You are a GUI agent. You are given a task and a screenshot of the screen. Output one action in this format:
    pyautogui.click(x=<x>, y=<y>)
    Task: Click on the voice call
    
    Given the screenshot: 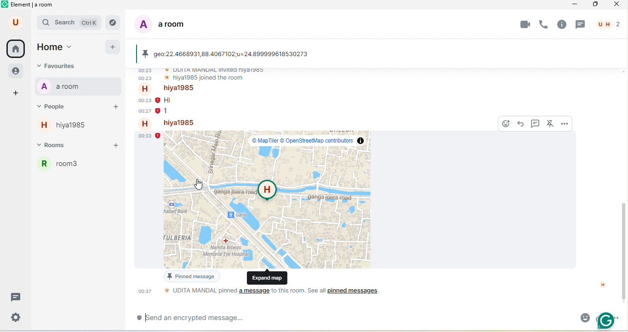 What is the action you would take?
    pyautogui.click(x=545, y=26)
    